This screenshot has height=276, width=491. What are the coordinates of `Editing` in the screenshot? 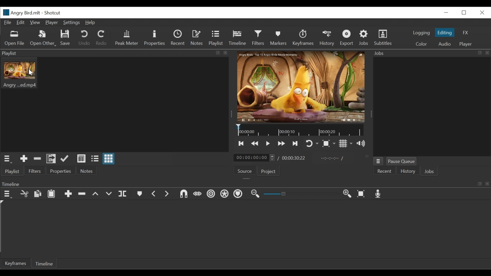 It's located at (445, 33).